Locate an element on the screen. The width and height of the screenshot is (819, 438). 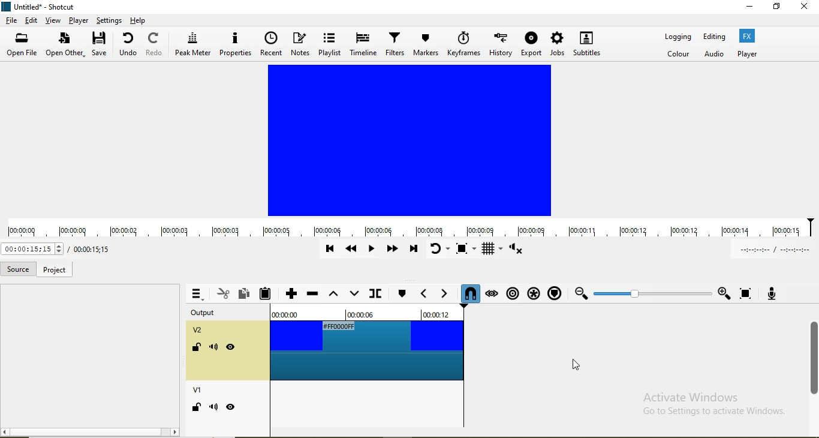
Color is located at coordinates (679, 55).